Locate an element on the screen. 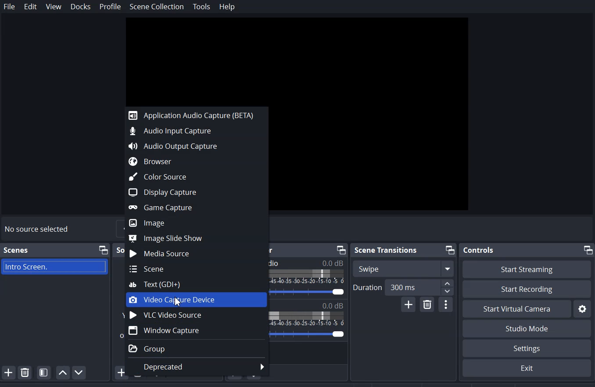 The height and width of the screenshot is (387, 595). Scene is located at coordinates (191, 269).